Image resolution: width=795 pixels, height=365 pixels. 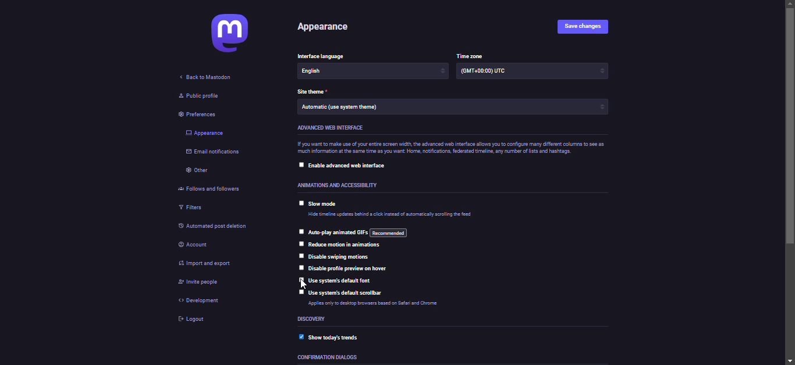 What do you see at coordinates (320, 55) in the screenshot?
I see `language` at bounding box center [320, 55].